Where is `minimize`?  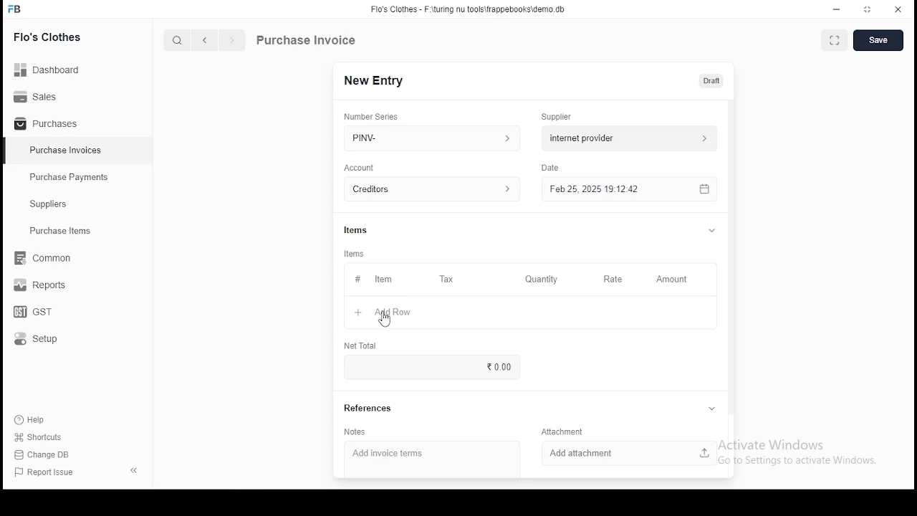 minimize is located at coordinates (838, 9).